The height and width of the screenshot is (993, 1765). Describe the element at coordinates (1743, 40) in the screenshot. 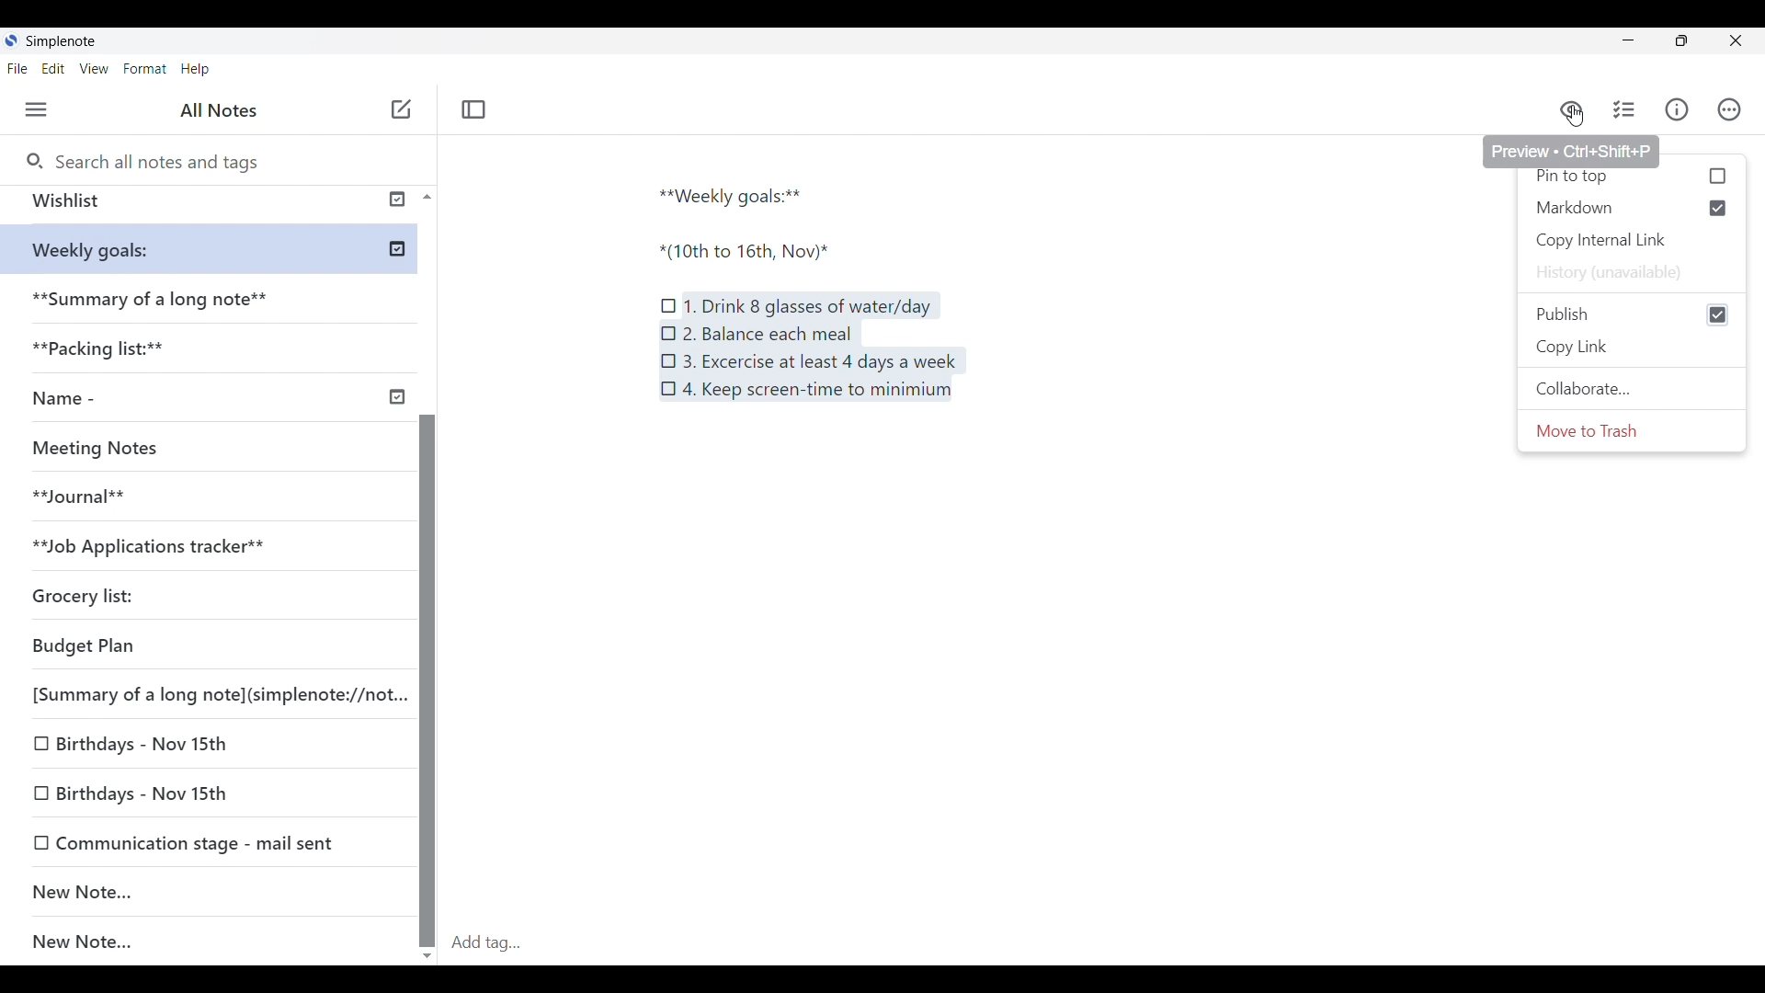

I see `Close` at that location.